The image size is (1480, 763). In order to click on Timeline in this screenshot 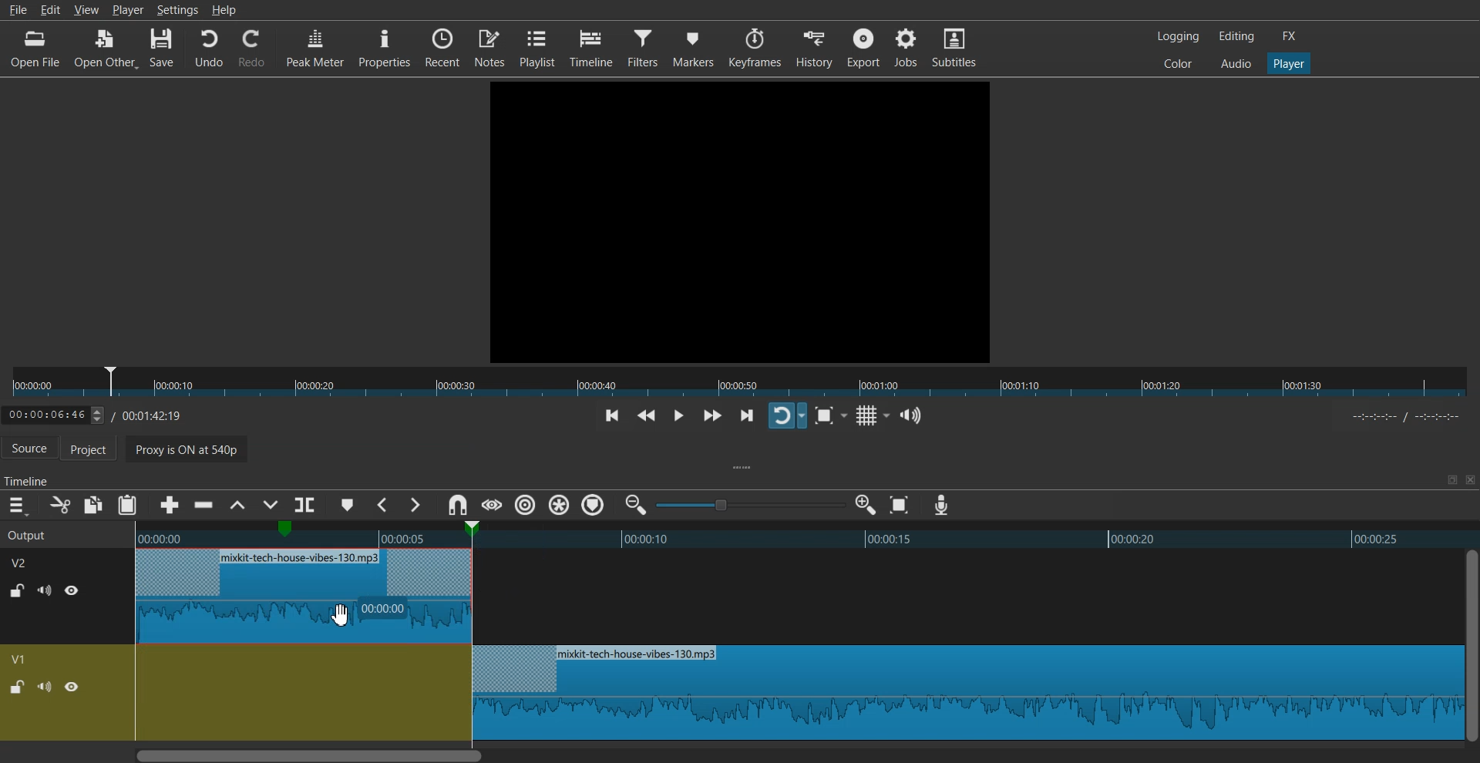, I will do `click(593, 48)`.